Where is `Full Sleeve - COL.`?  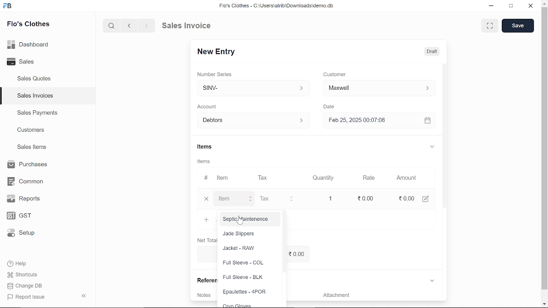
Full Sleeve - COL. is located at coordinates (244, 263).